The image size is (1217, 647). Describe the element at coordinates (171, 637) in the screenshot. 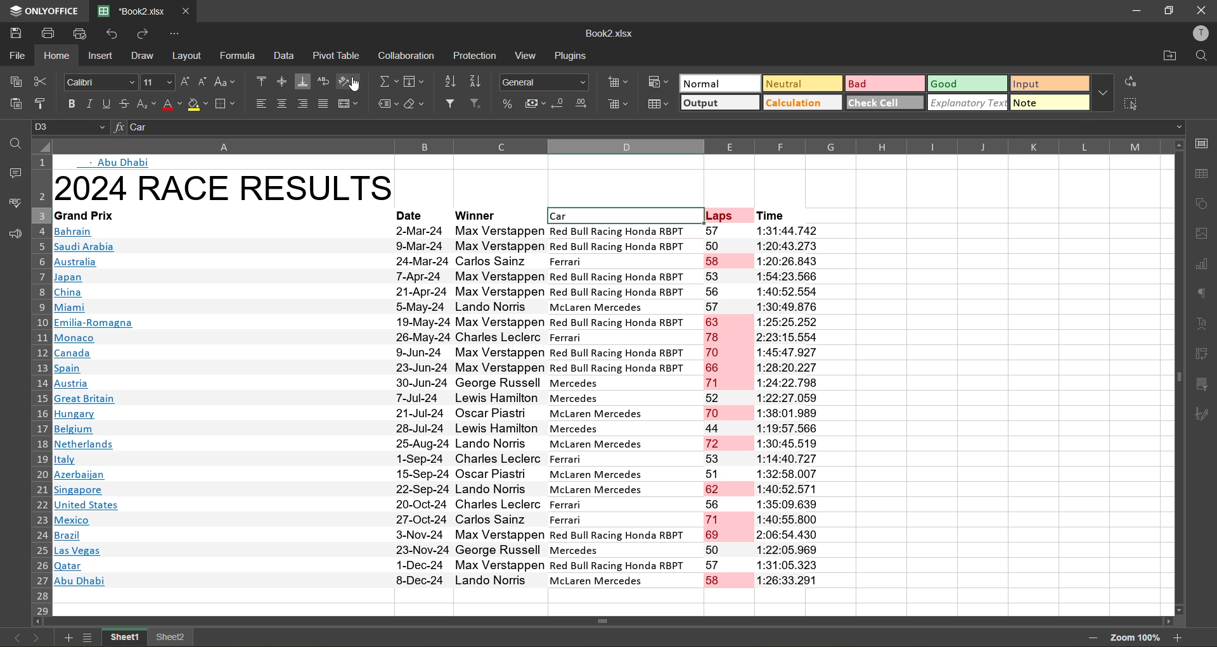

I see `sheet 2` at that location.